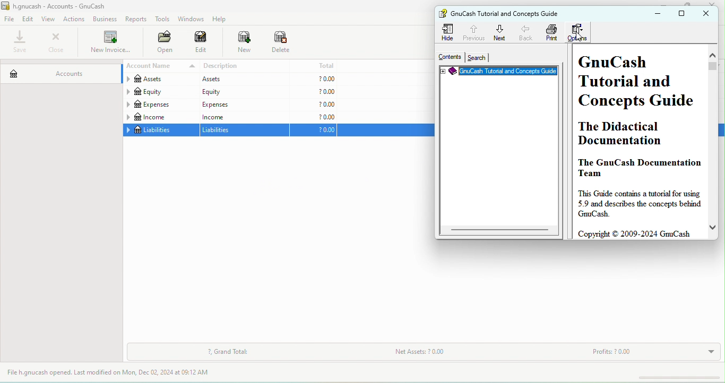  I want to click on ?0.00, so click(313, 79).